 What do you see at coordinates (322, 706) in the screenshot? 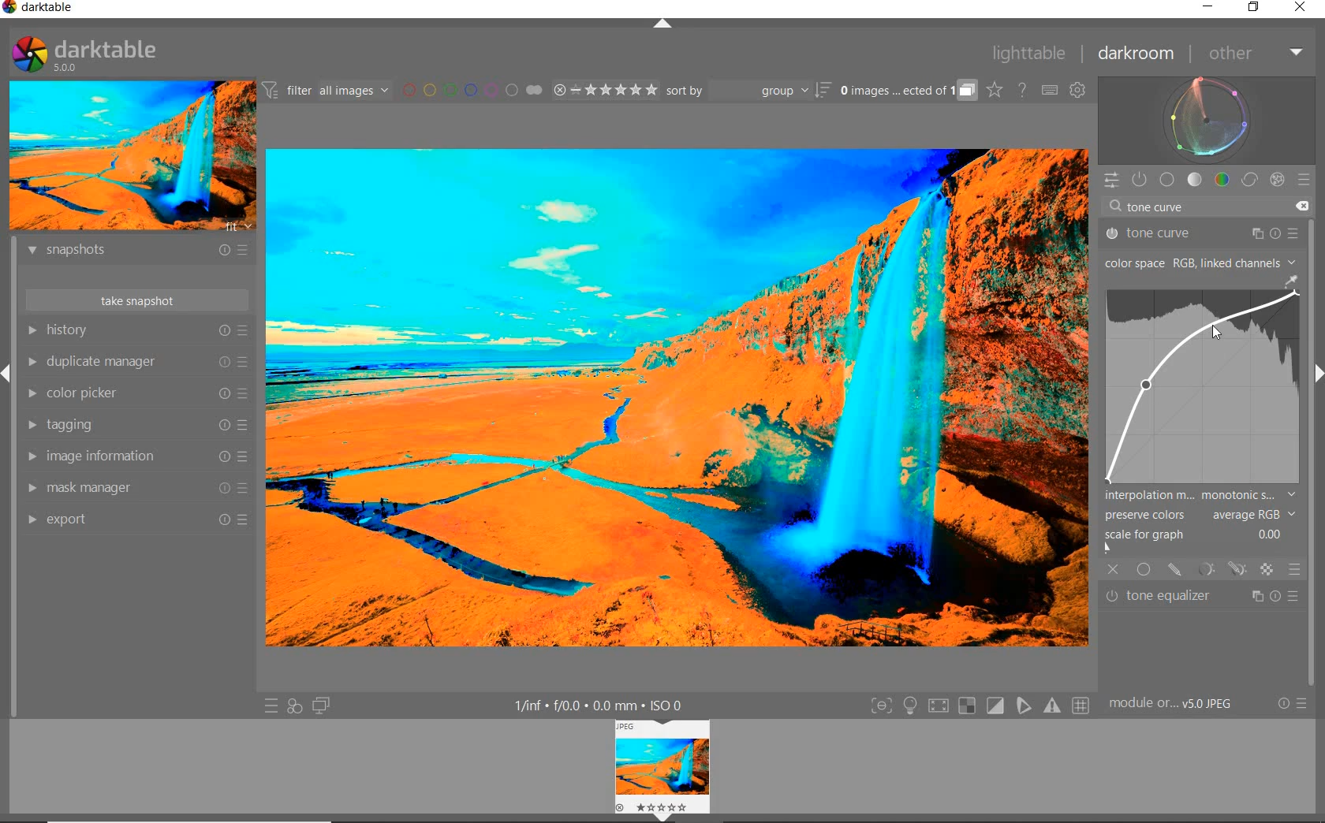
I see `DISPLAY A SECOND DARKROOM IMAGE WINDOW` at bounding box center [322, 706].